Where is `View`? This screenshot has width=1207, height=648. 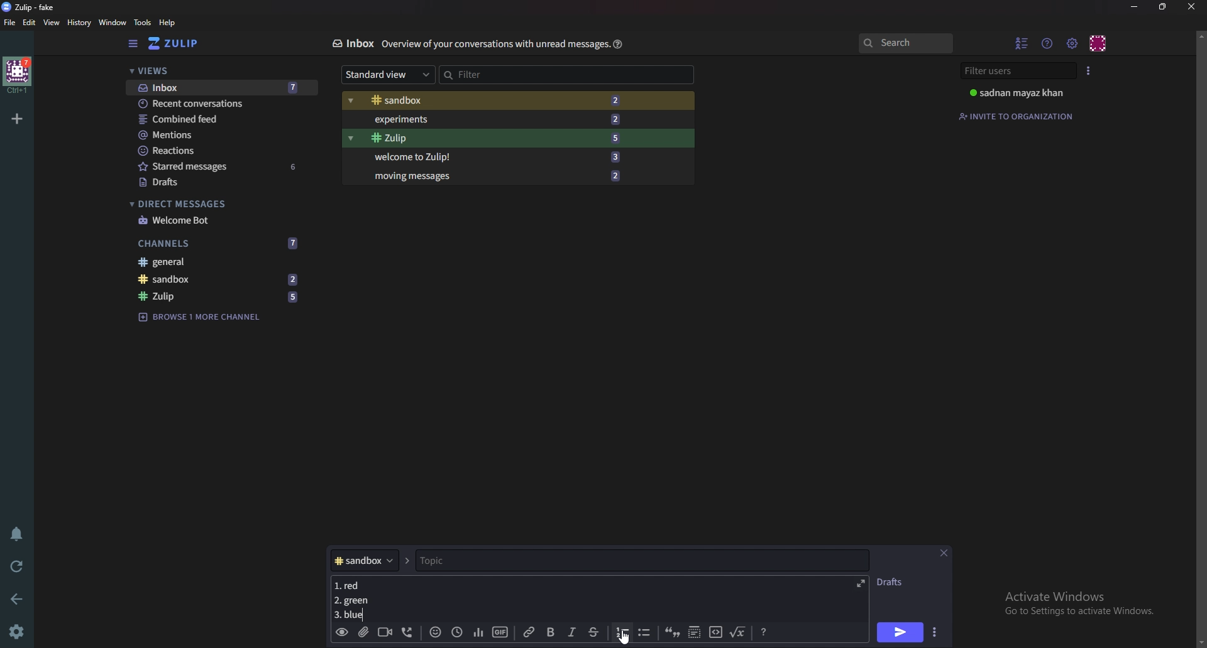 View is located at coordinates (52, 23).